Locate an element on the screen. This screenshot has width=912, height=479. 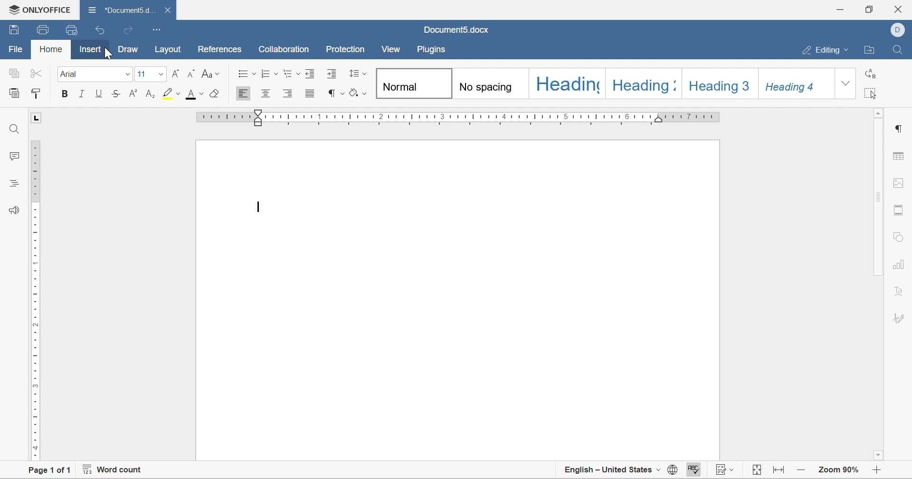
replace is located at coordinates (870, 74).